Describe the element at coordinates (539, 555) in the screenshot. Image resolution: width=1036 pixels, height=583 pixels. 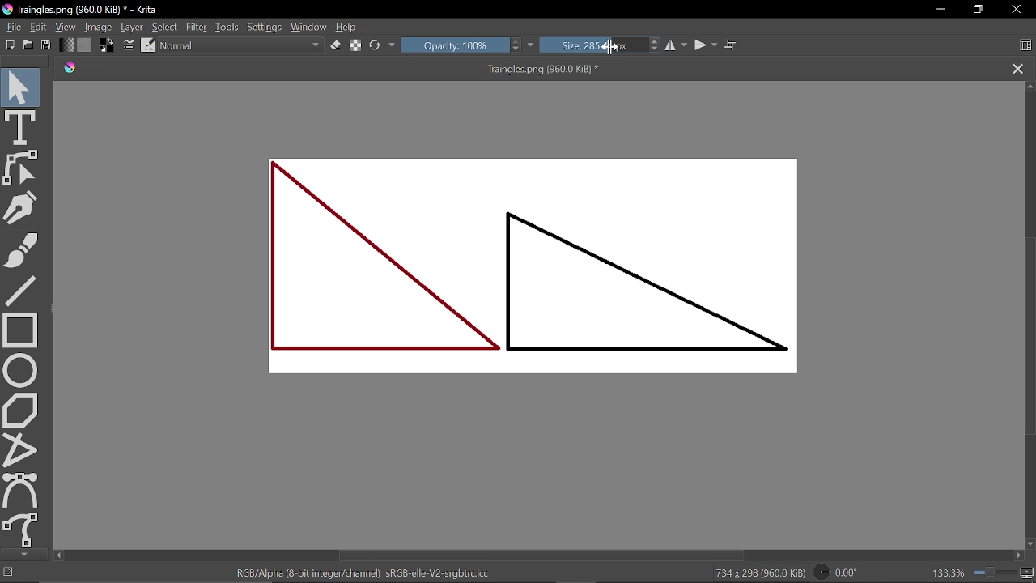
I see `Horizontal scrollbar` at that location.